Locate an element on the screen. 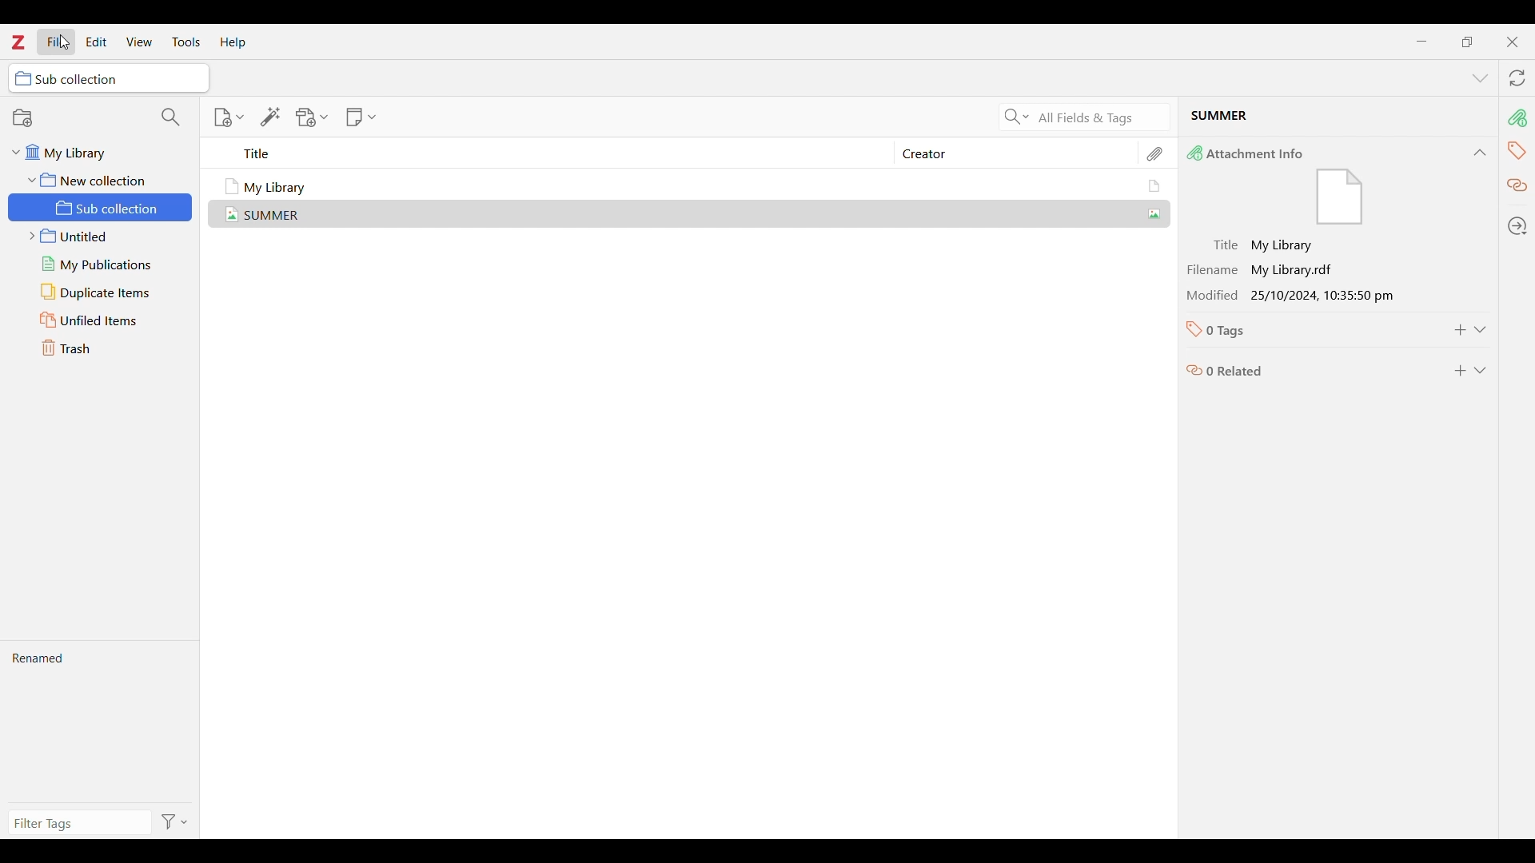 The image size is (1535, 863). Add is located at coordinates (1460, 371).